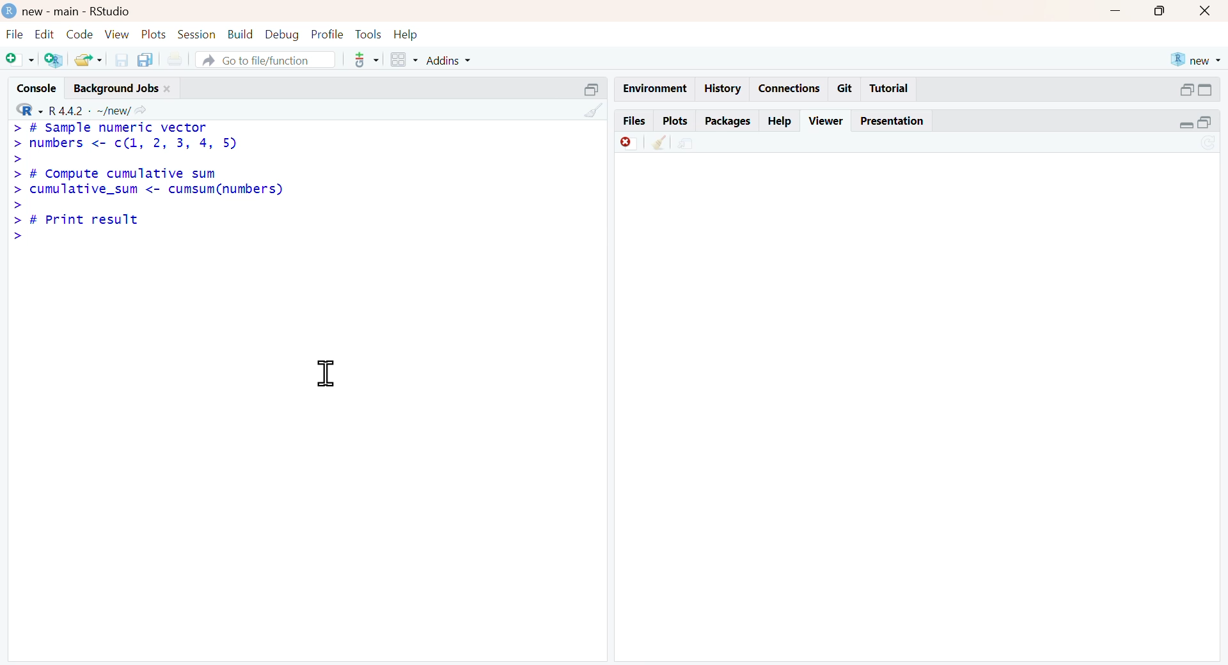 The width and height of the screenshot is (1228, 665). Describe the element at coordinates (729, 121) in the screenshot. I see `Packages` at that location.